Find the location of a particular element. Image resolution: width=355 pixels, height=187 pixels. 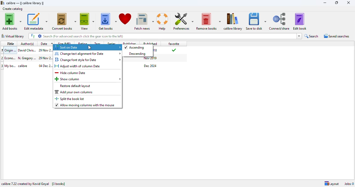

date is located at coordinates (45, 66).